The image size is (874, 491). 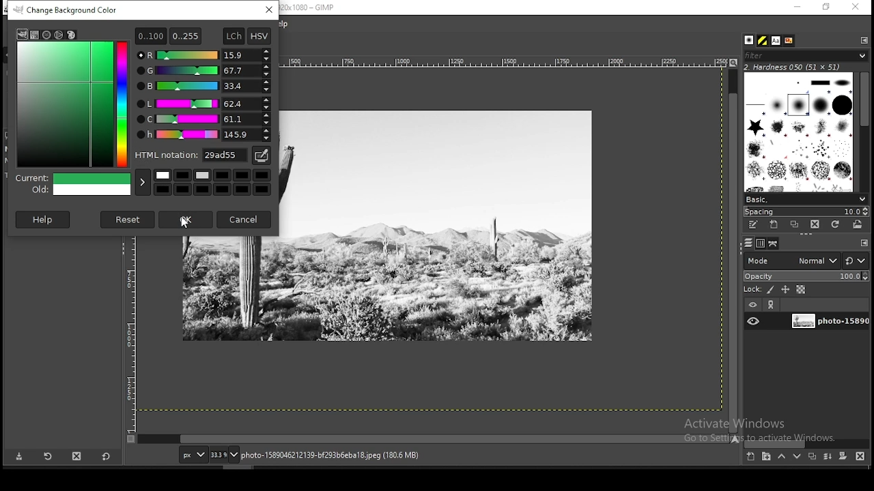 I want to click on wheel, so click(x=59, y=35).